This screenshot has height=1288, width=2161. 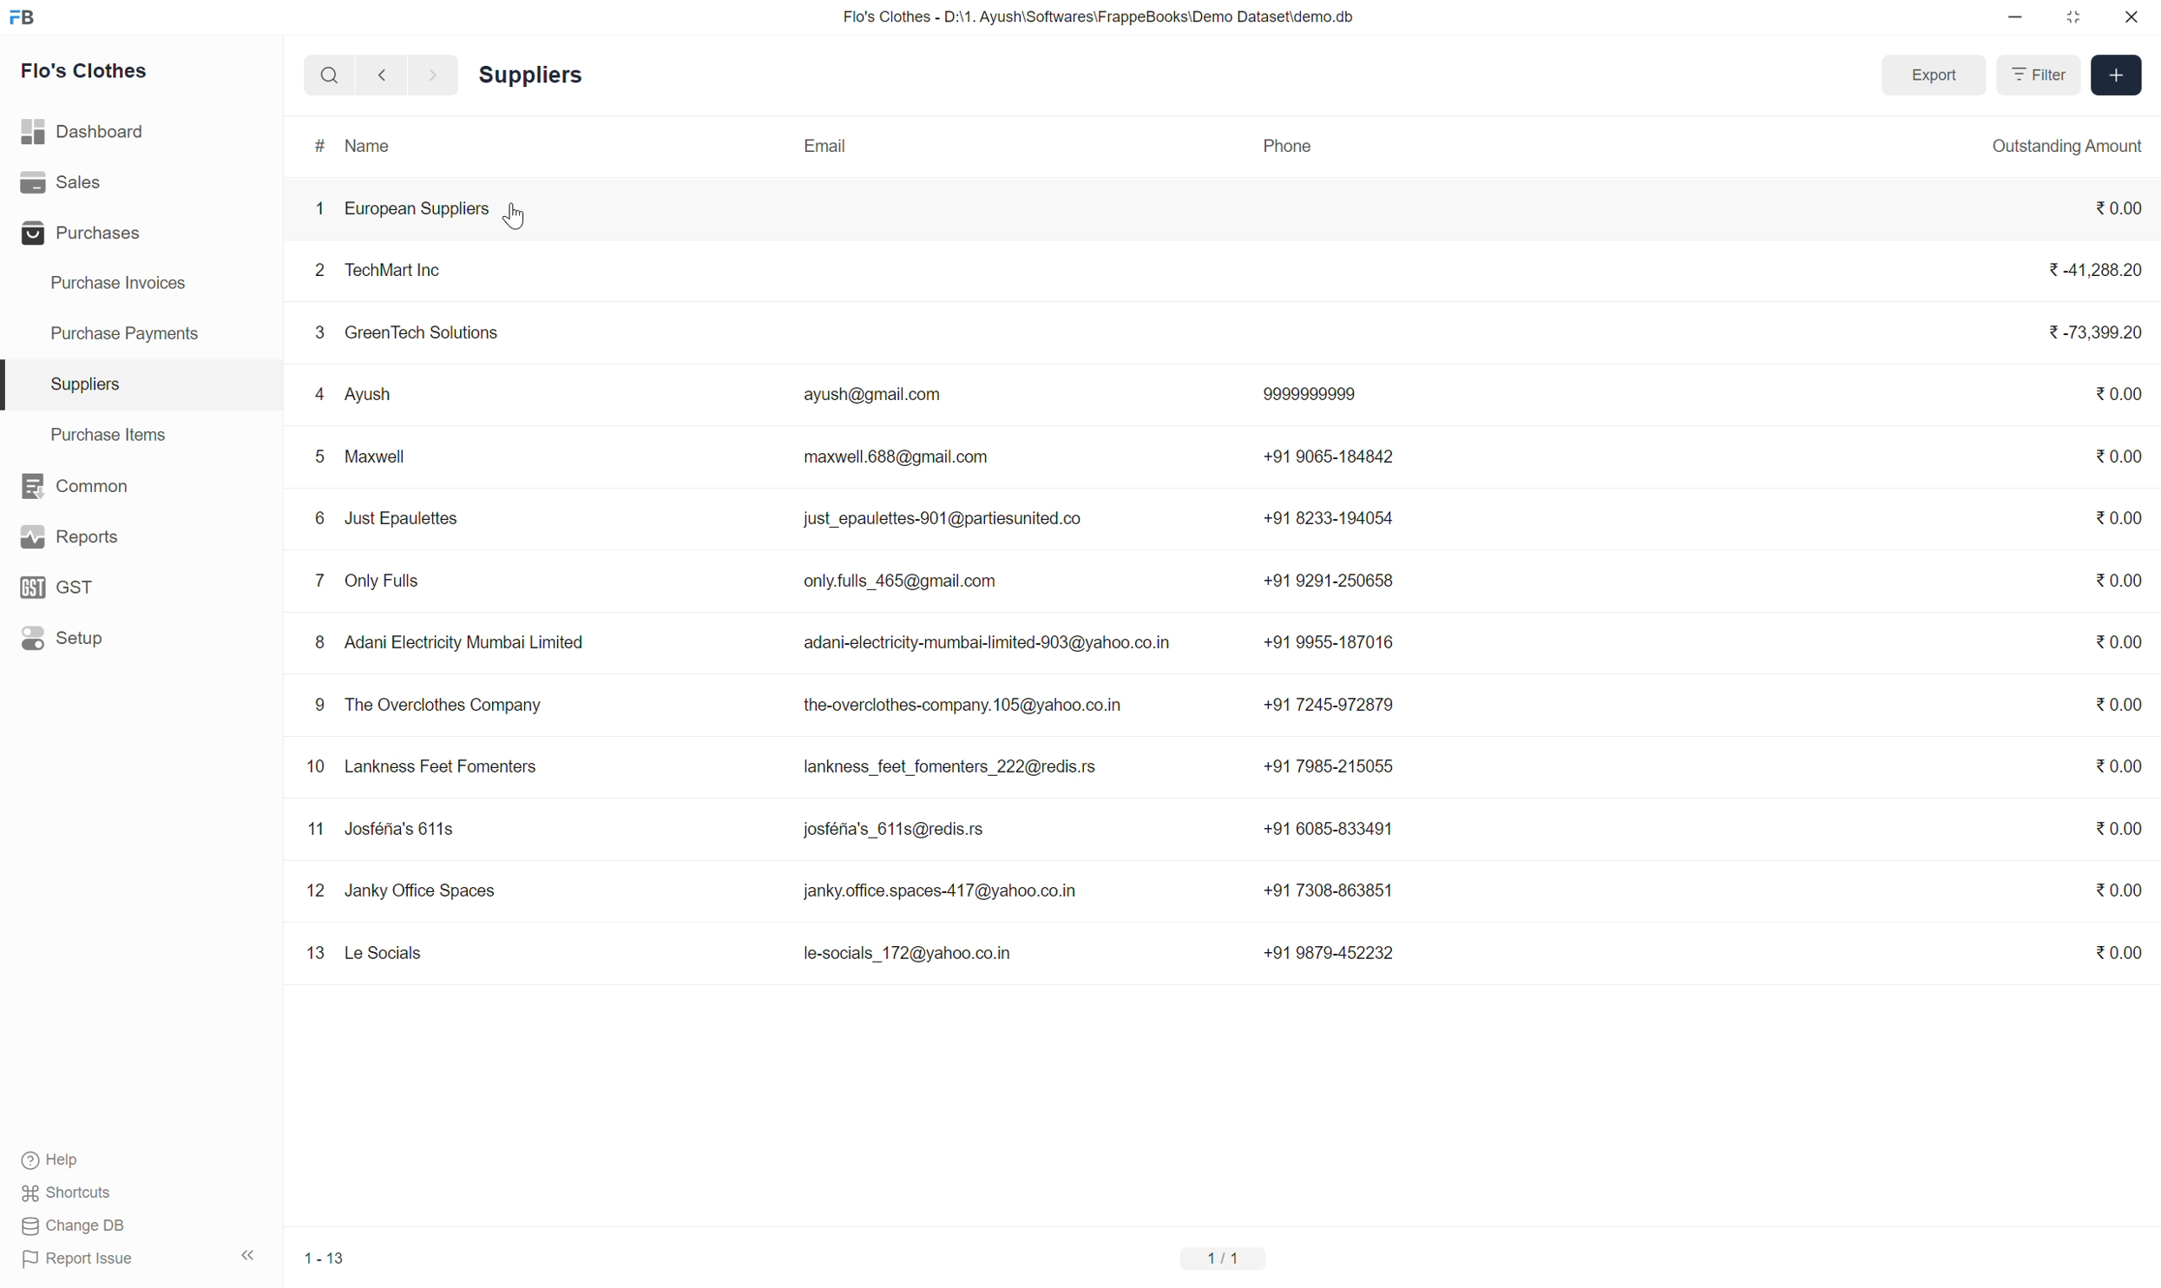 I want to click on %0.00, so click(x=2102, y=518).